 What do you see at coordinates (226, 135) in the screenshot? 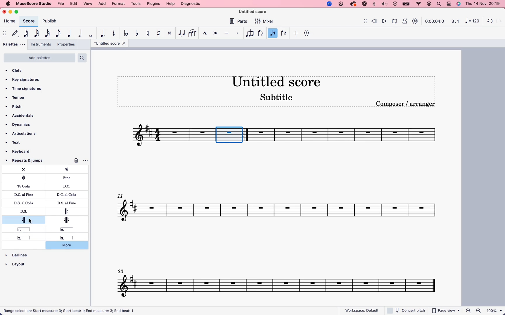
I see `selected scale` at bounding box center [226, 135].